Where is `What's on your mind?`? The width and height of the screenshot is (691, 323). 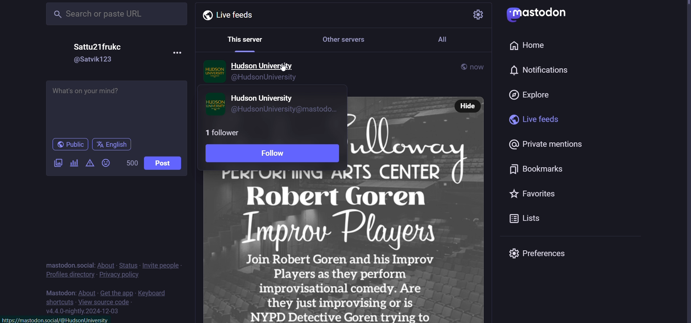
What's on your mind? is located at coordinates (117, 109).